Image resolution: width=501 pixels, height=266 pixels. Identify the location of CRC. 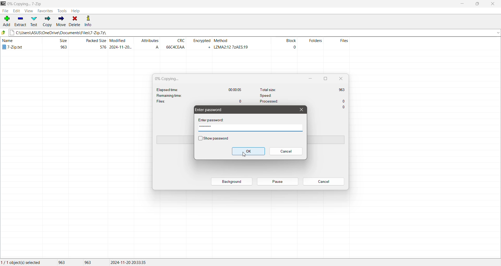
(175, 44).